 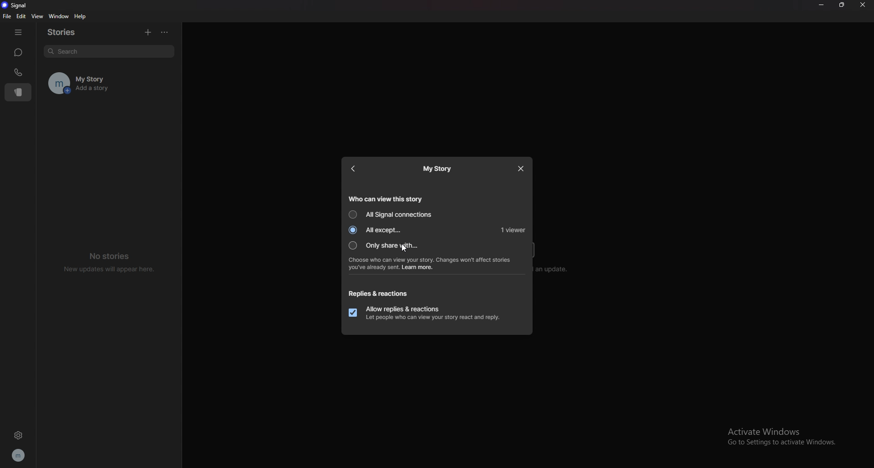 I want to click on all except, so click(x=380, y=230).